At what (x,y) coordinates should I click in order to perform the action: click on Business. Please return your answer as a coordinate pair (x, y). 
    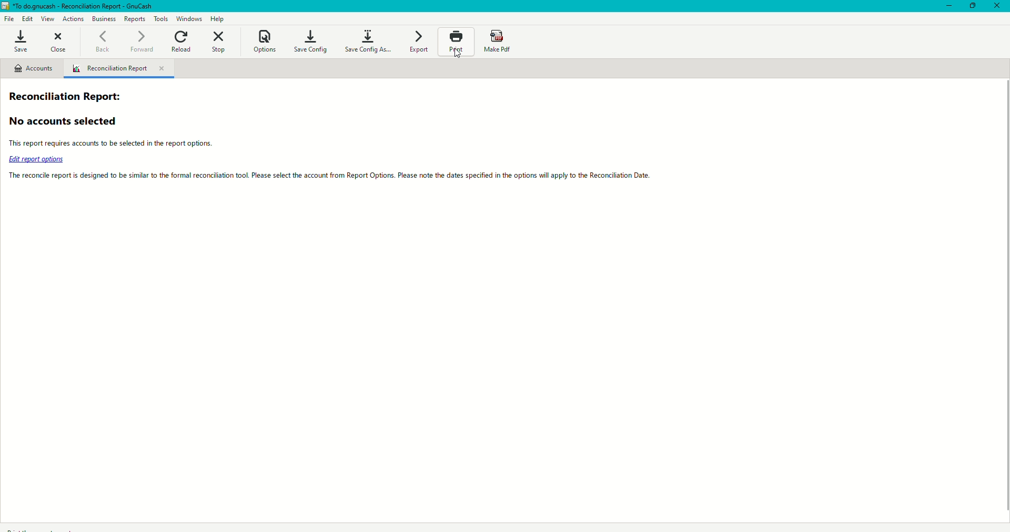
    Looking at the image, I should click on (104, 18).